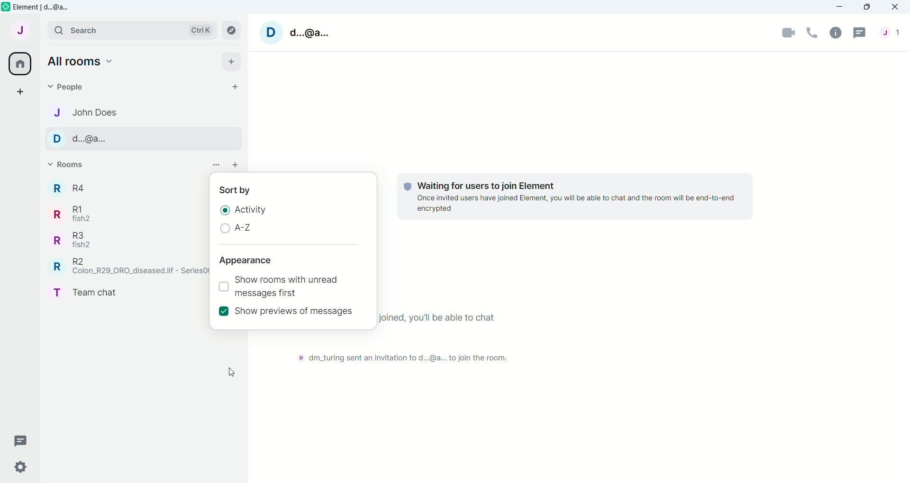  I want to click on Create a space, so click(22, 91).